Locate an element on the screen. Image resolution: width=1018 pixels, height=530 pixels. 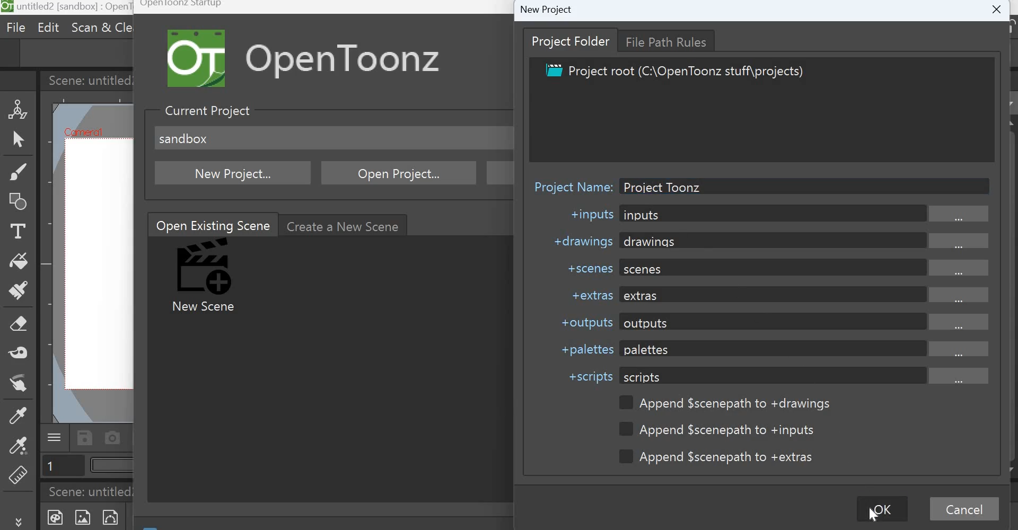
scrollbar is located at coordinates (1012, 267).